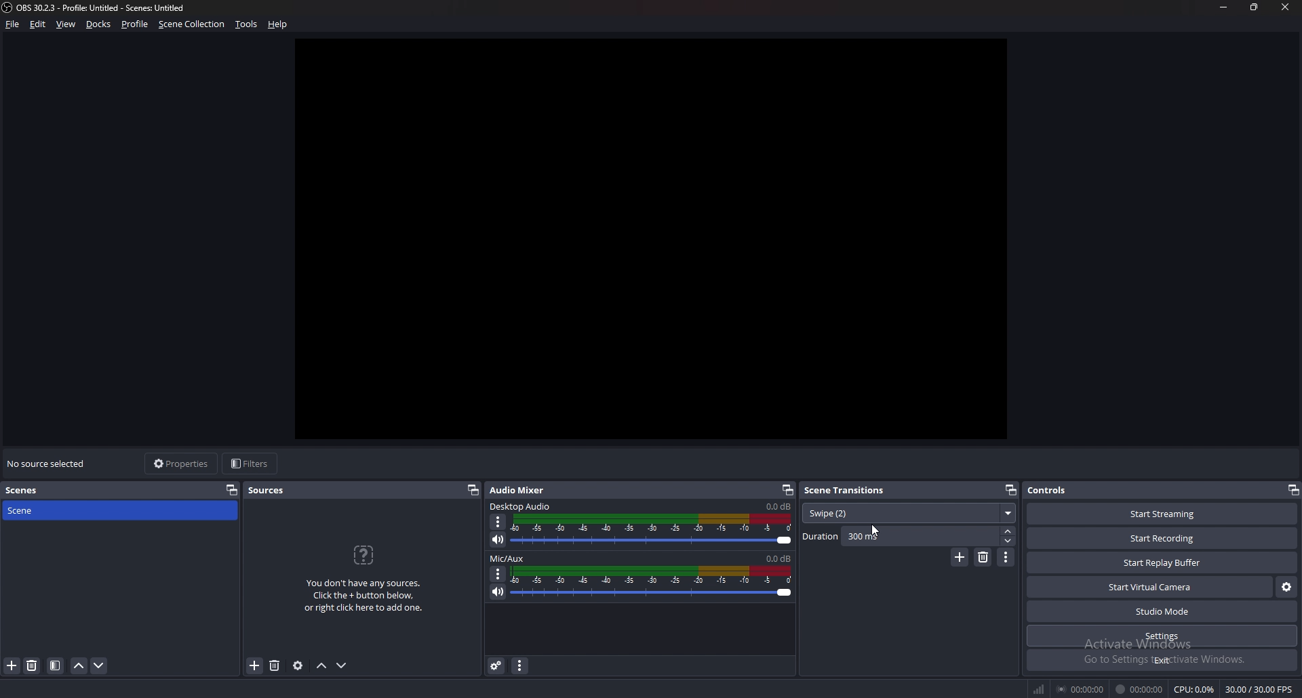  Describe the element at coordinates (1282, 6) in the screenshot. I see `close` at that location.